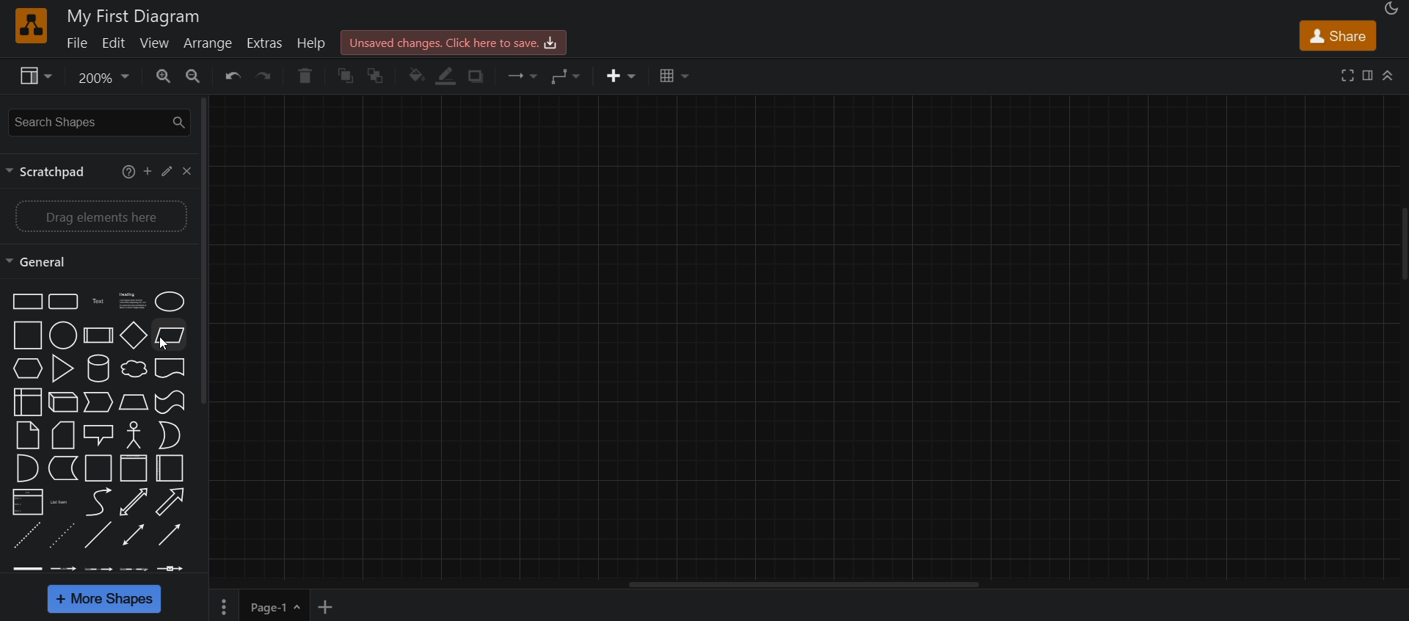 This screenshot has height=621, width=1409. I want to click on edit, so click(169, 172).